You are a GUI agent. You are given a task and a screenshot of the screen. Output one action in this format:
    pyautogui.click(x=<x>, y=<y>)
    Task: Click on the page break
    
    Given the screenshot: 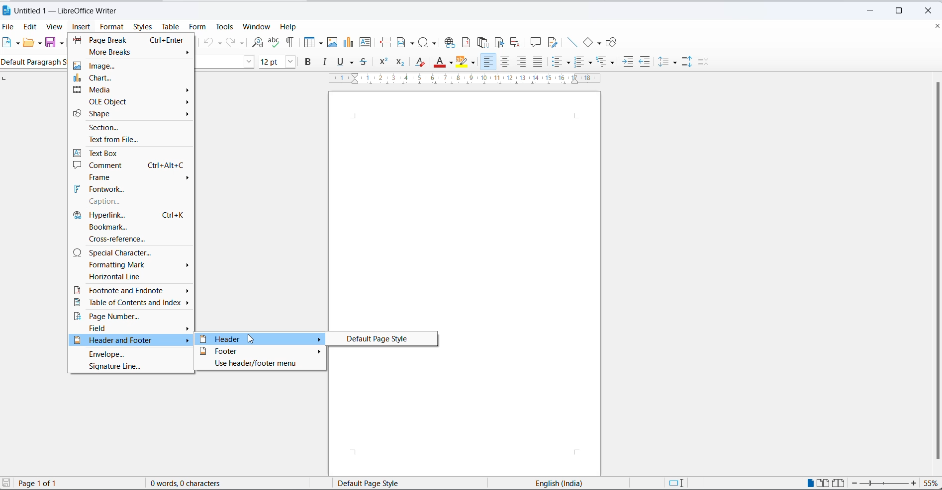 What is the action you would take?
    pyautogui.click(x=132, y=40)
    